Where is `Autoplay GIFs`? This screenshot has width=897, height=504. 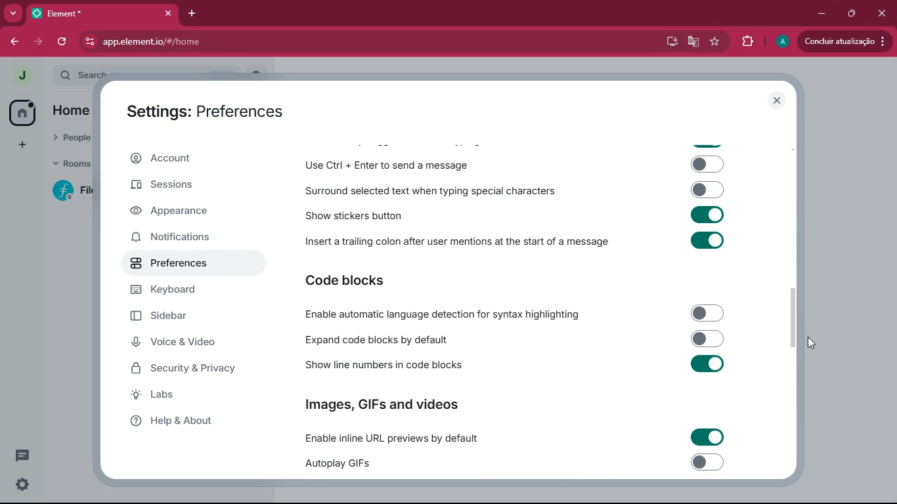
Autoplay GIFs is located at coordinates (519, 464).